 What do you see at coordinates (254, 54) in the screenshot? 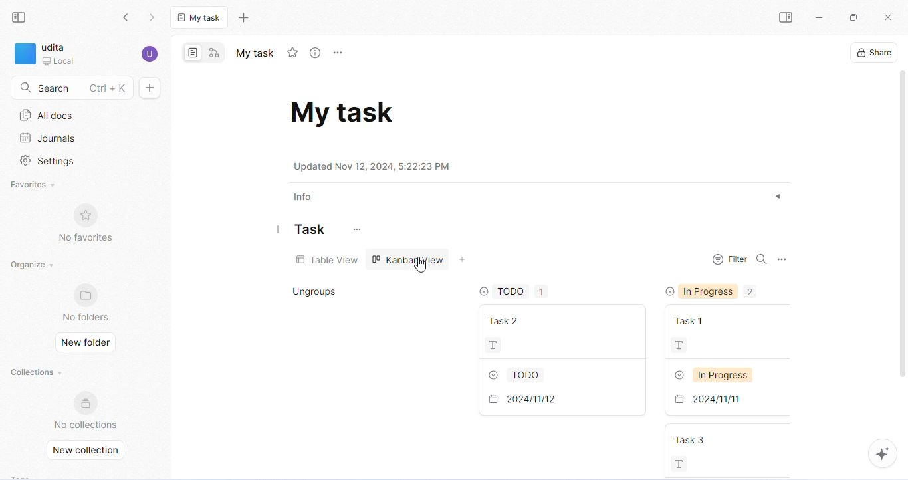
I see `my task` at bounding box center [254, 54].